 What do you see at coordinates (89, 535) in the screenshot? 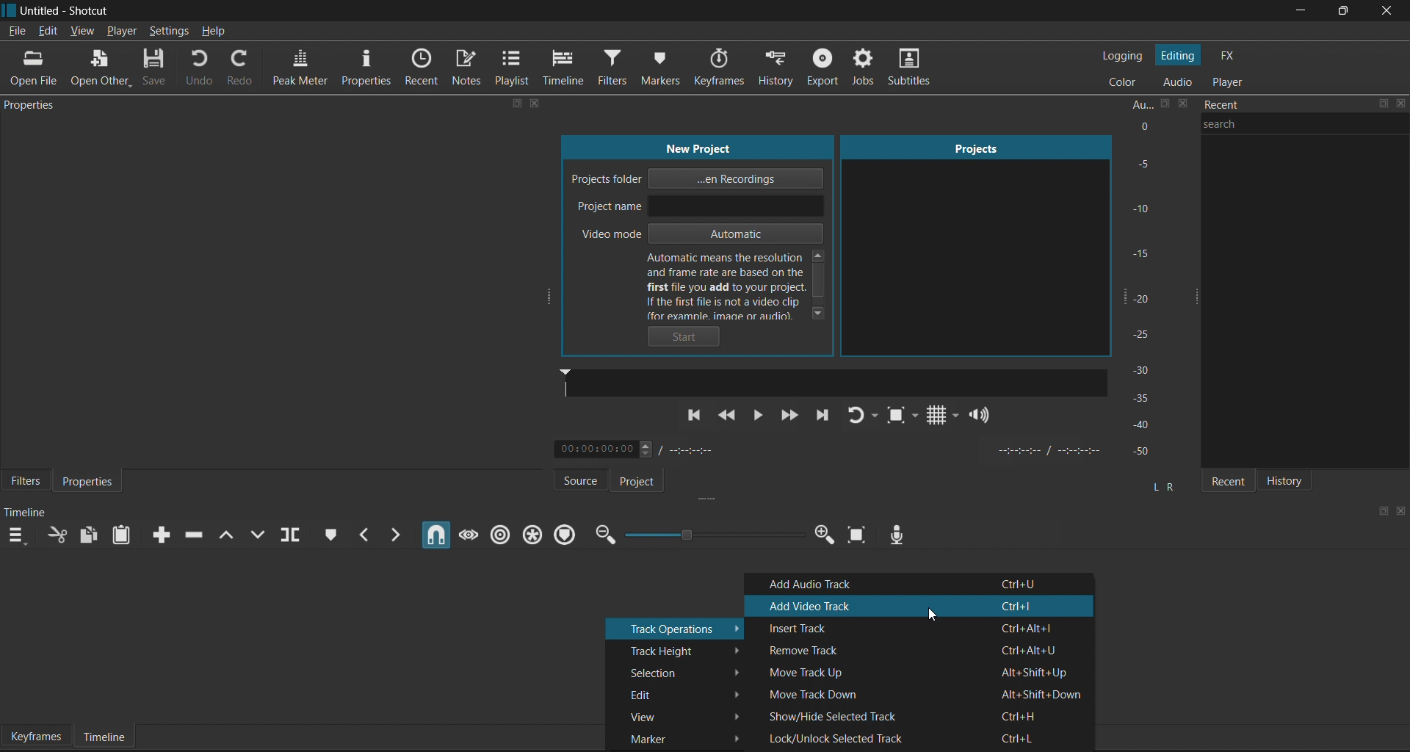
I see `Copy` at bounding box center [89, 535].